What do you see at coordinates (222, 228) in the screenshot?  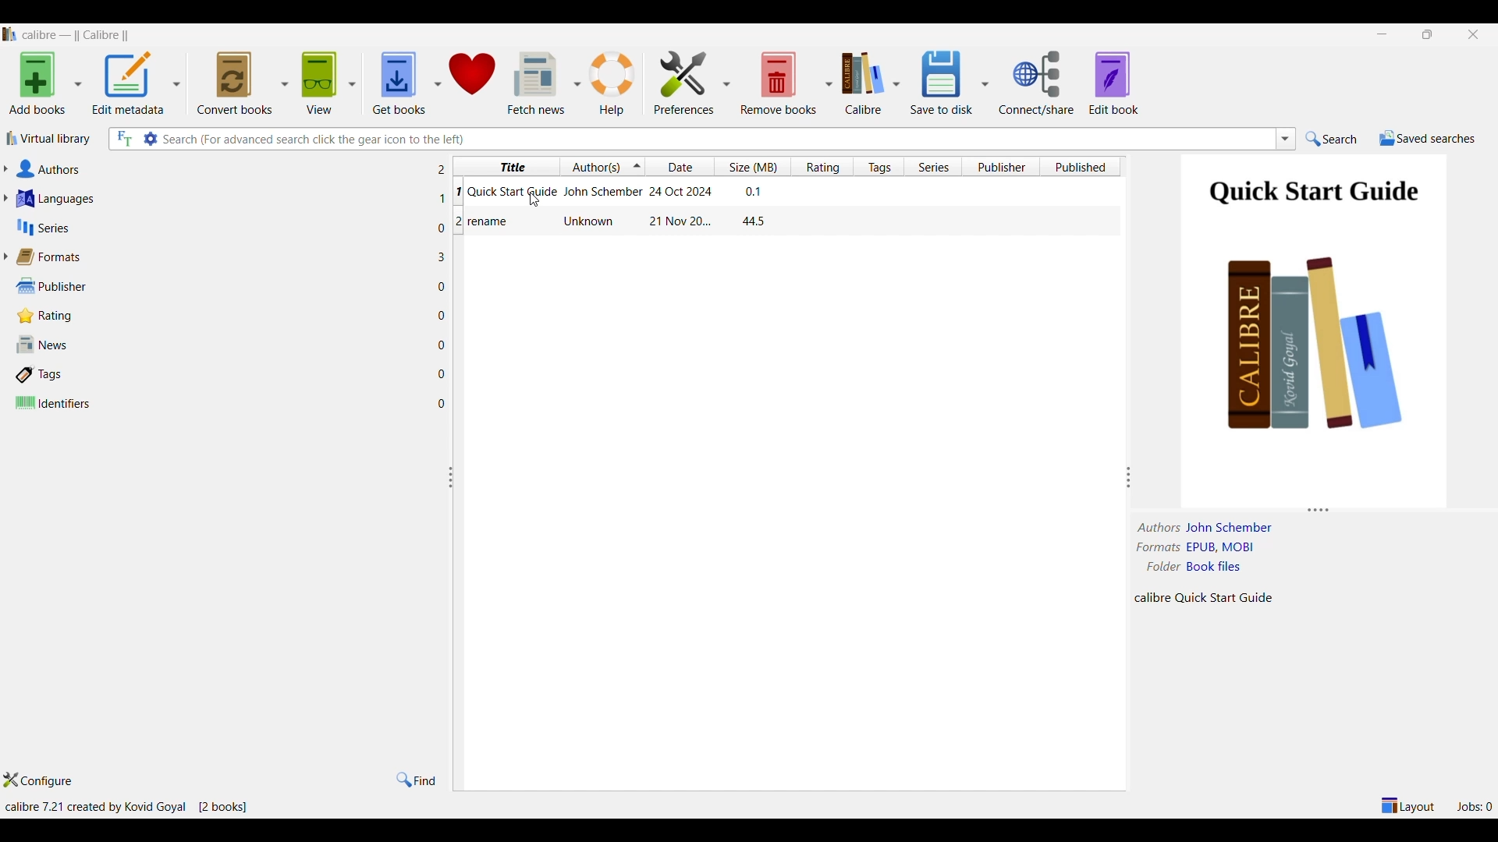 I see `Series` at bounding box center [222, 228].